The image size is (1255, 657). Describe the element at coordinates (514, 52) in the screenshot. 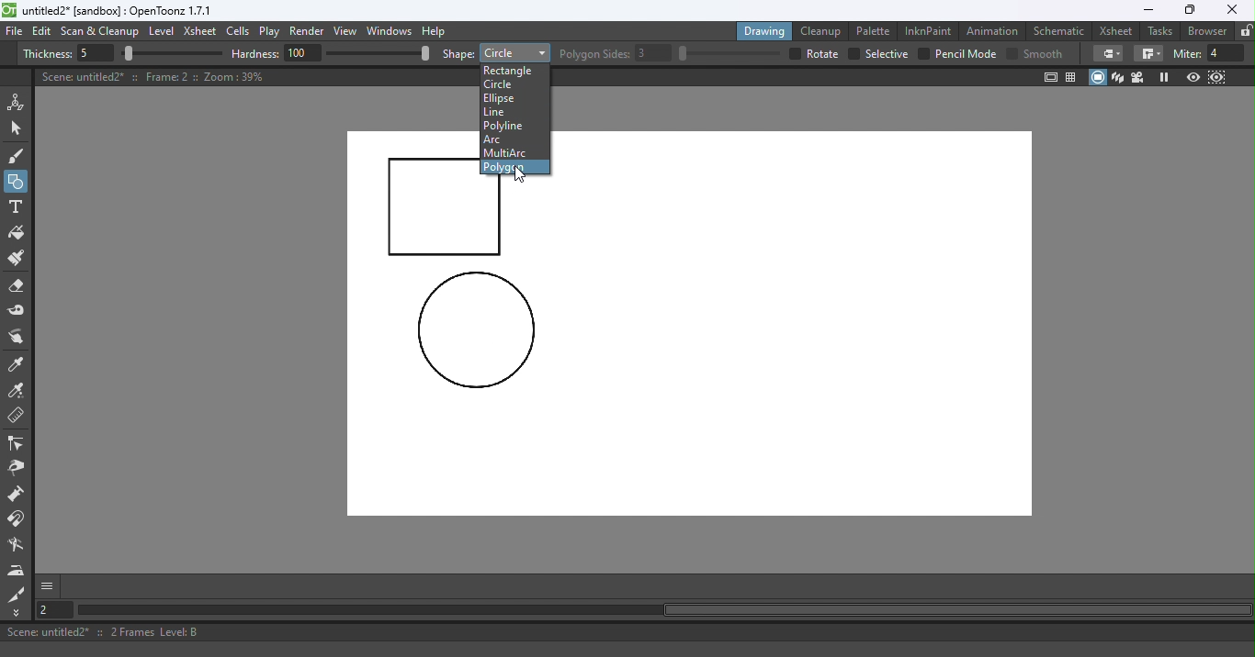

I see `Rectangle ` at that location.